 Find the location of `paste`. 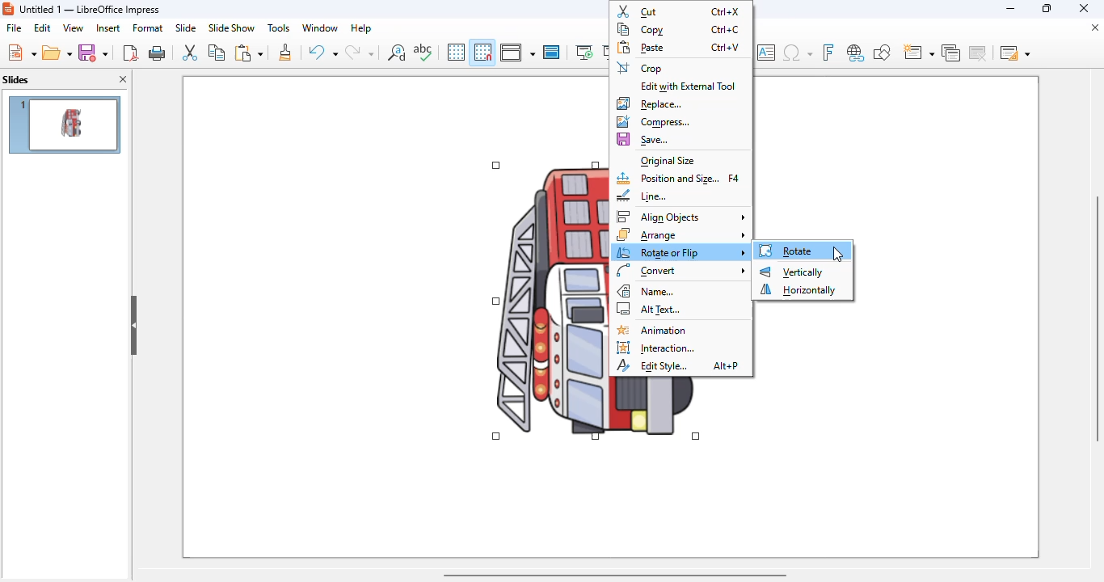

paste is located at coordinates (248, 52).